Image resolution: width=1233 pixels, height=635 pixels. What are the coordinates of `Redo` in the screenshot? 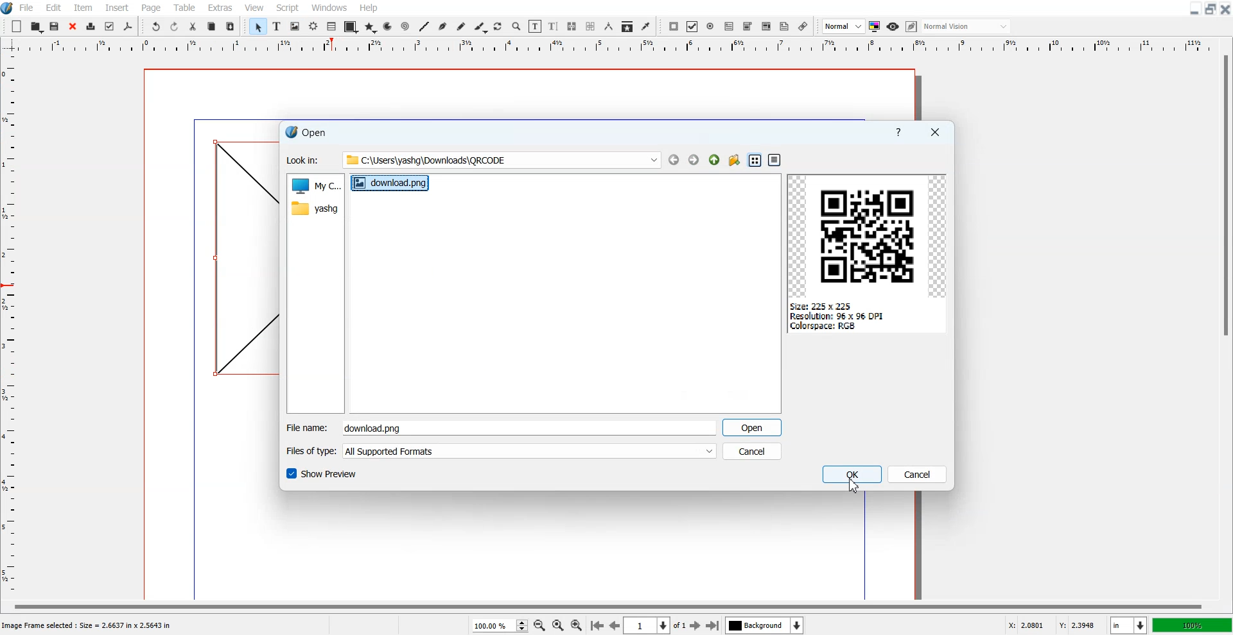 It's located at (174, 26).